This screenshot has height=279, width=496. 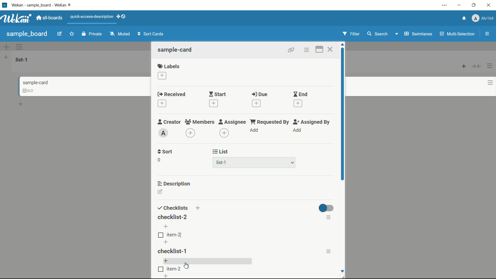 I want to click on add list, so click(x=6, y=57).